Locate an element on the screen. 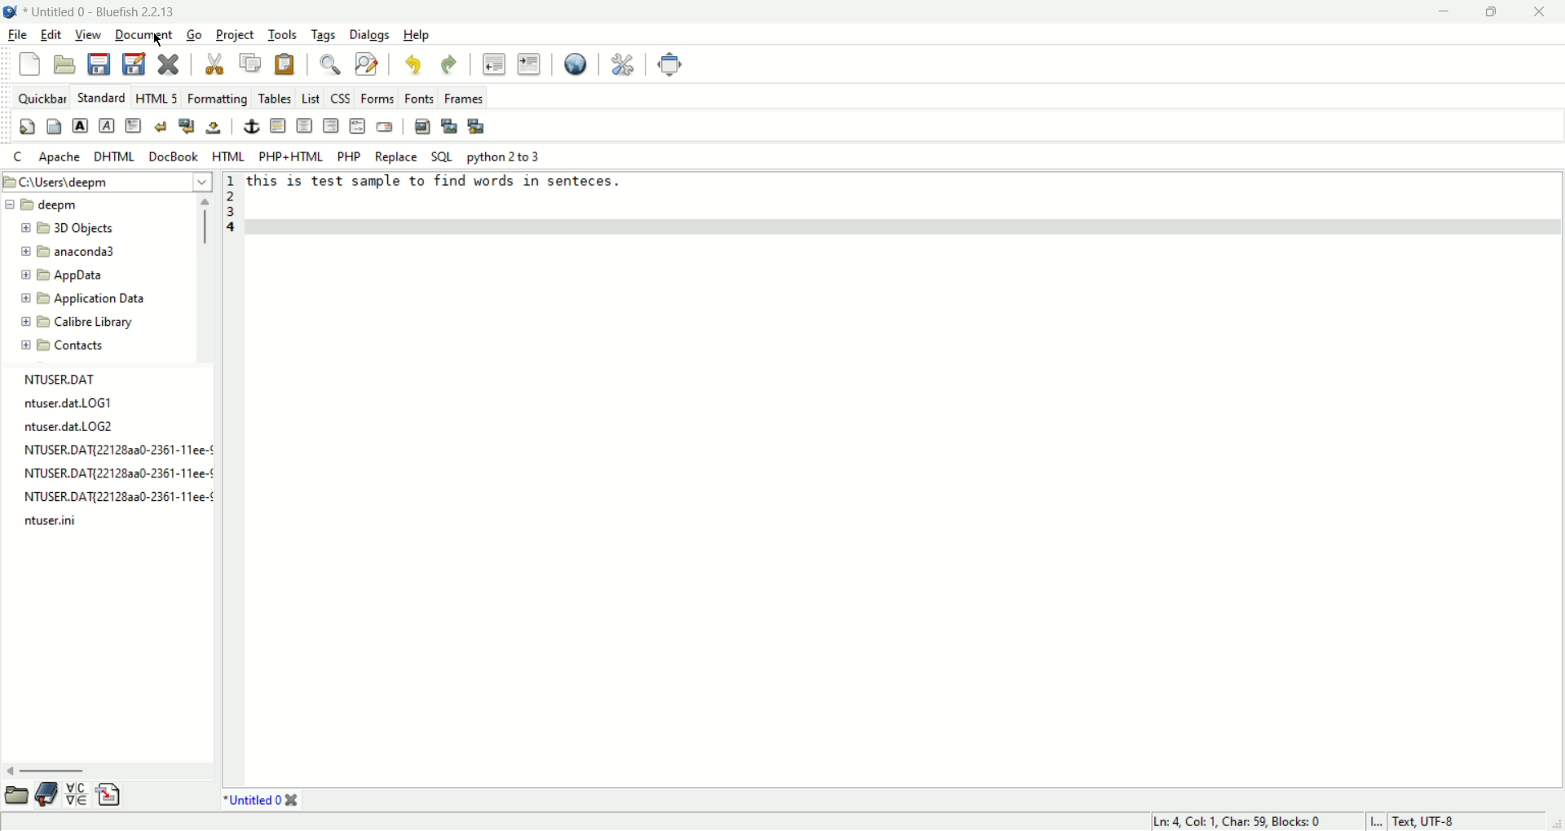  dialogs is located at coordinates (369, 36).